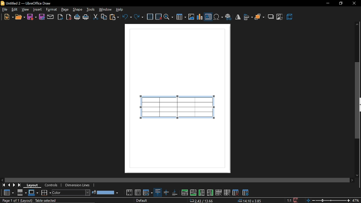 The image size is (361, 203). Describe the element at coordinates (142, 98) in the screenshot. I see `cursor` at that location.